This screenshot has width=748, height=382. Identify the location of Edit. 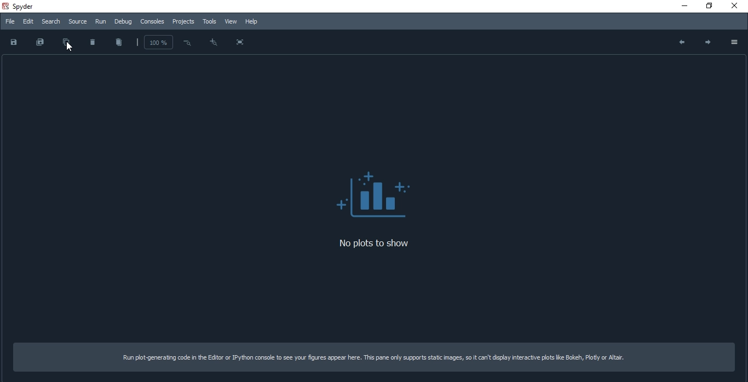
(27, 20).